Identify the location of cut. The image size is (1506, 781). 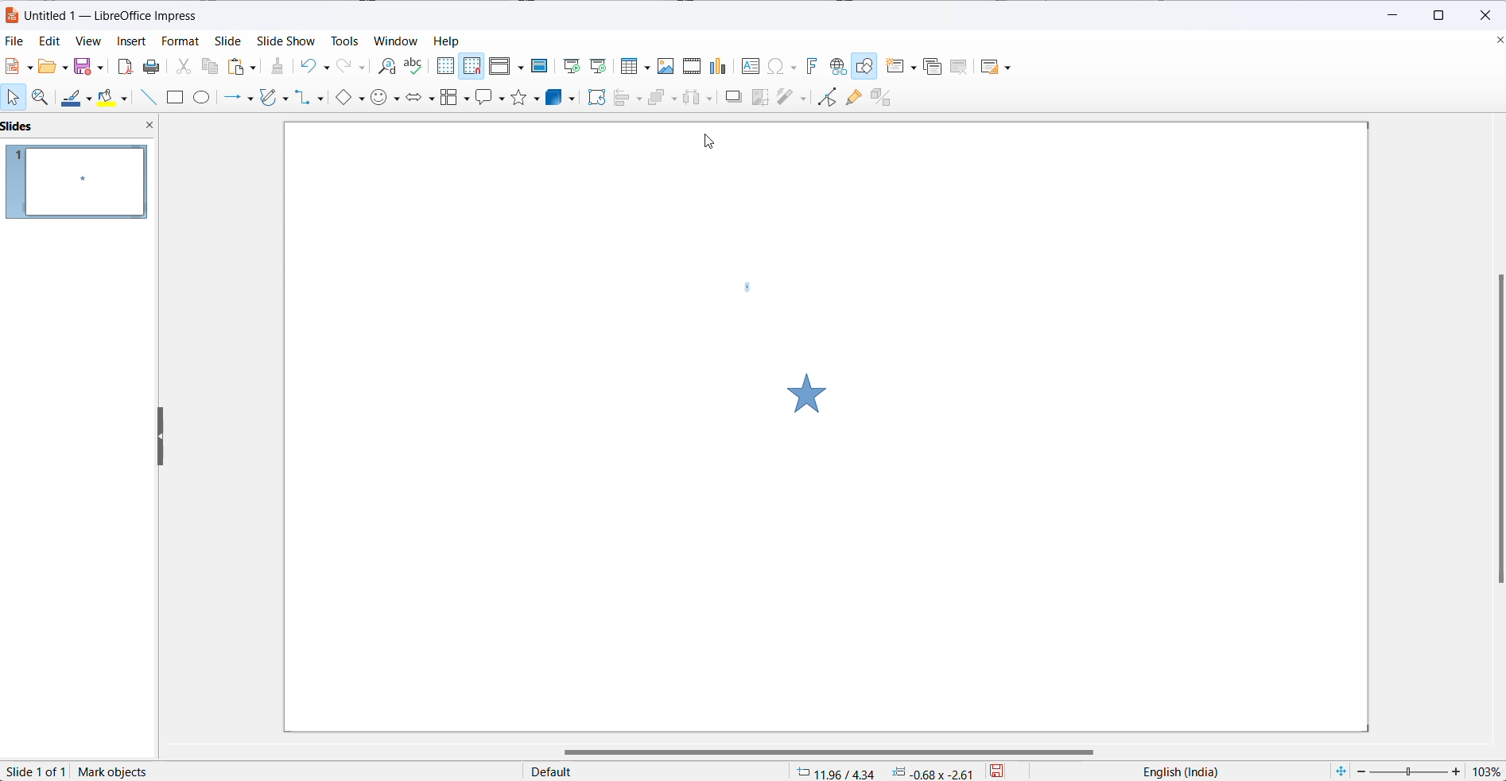
(183, 65).